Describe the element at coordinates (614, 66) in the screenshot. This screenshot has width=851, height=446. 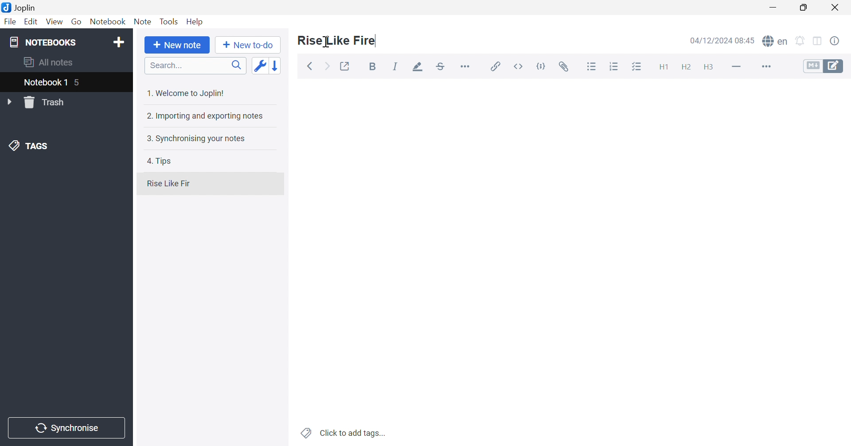
I see `Numbered list` at that location.